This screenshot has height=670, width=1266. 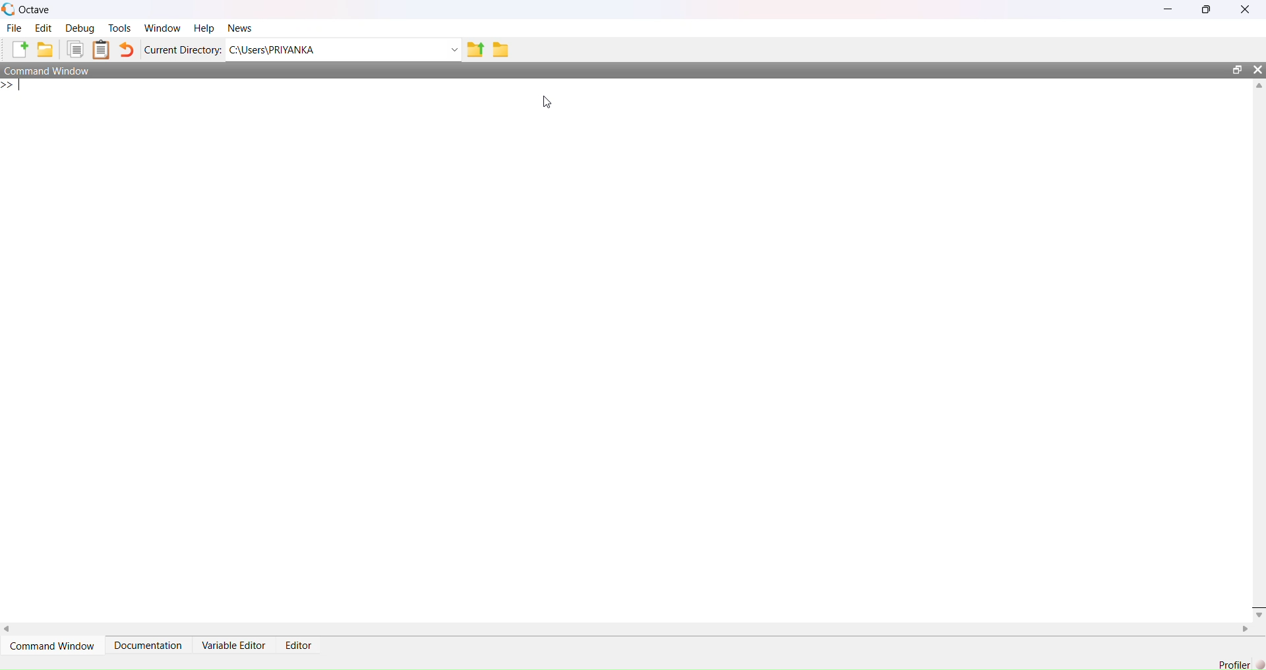 What do you see at coordinates (18, 50) in the screenshot?
I see `Create a file` at bounding box center [18, 50].